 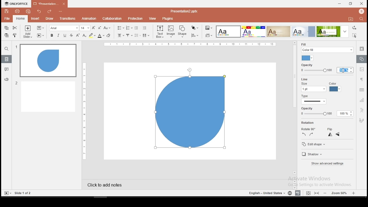 What do you see at coordinates (304, 79) in the screenshot?
I see `line` at bounding box center [304, 79].